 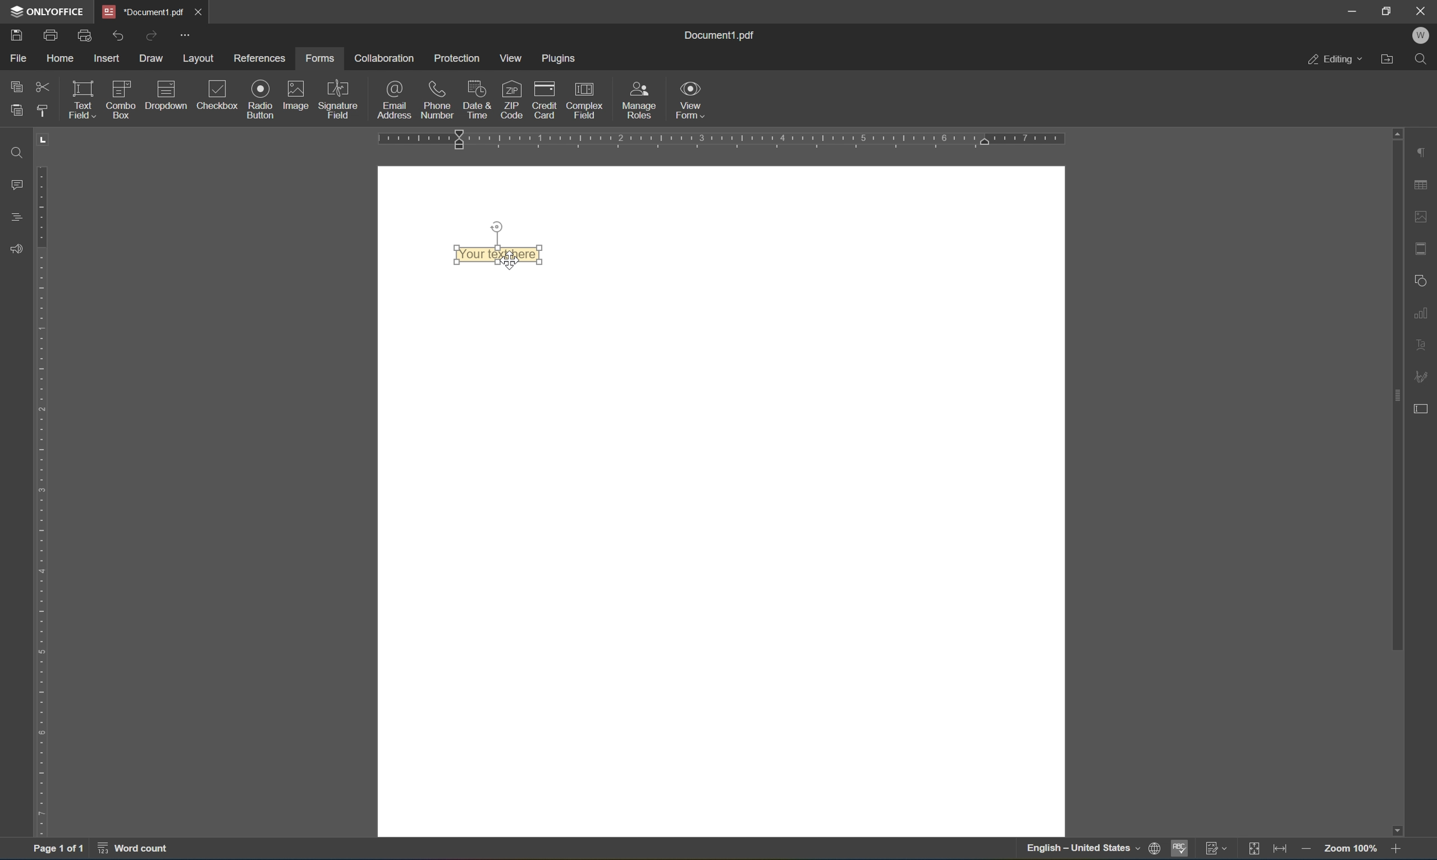 I want to click on layout, so click(x=199, y=58).